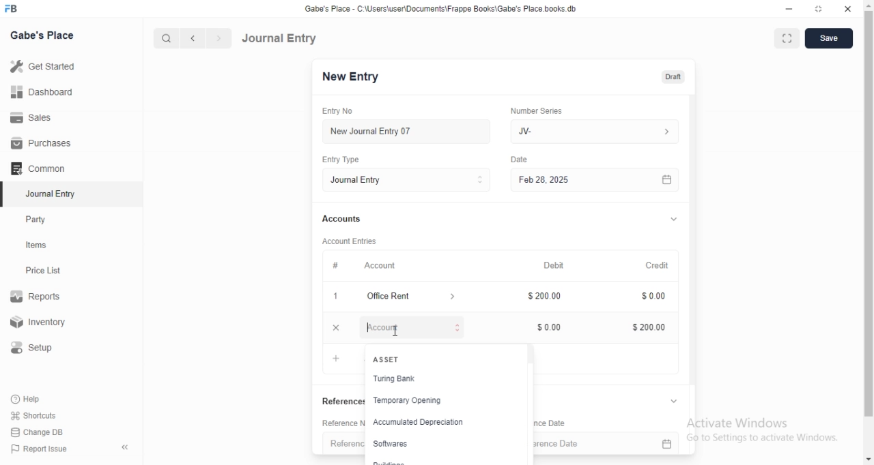 Image resolution: width=874 pixels, height=465 pixels. Describe the element at coordinates (367, 266) in the screenshot. I see `# Account` at that location.